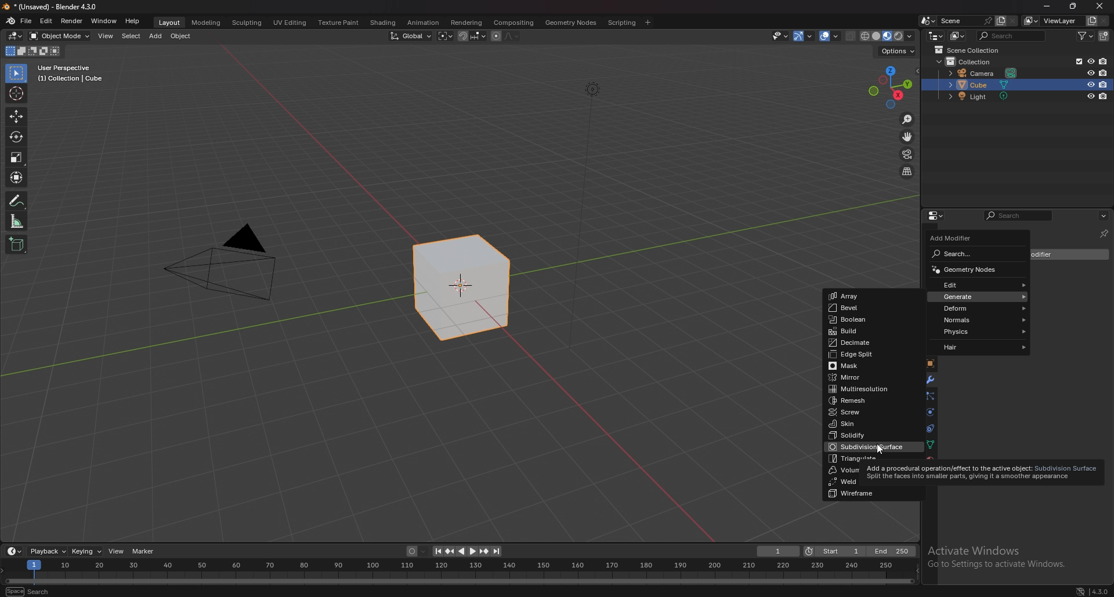 This screenshot has height=597, width=1114. What do you see at coordinates (1101, 6) in the screenshot?
I see `close` at bounding box center [1101, 6].